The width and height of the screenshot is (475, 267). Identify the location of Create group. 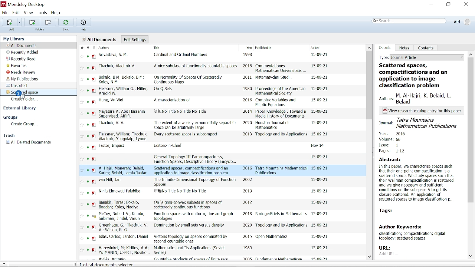
(25, 125).